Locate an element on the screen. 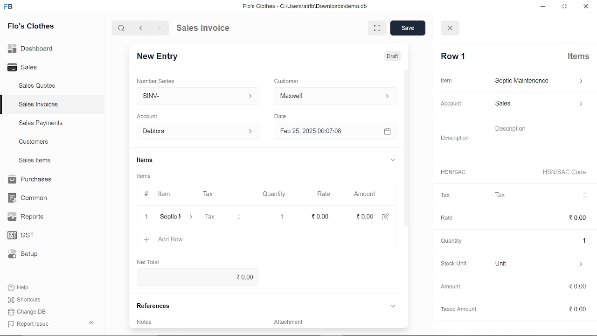   Quantity is located at coordinates (270, 194).